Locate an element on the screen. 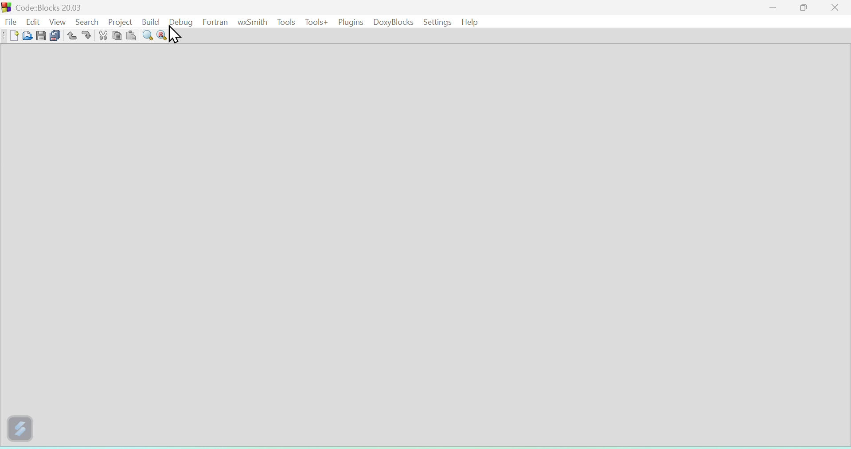 The width and height of the screenshot is (851, 449). DoxyBlocks is located at coordinates (391, 22).